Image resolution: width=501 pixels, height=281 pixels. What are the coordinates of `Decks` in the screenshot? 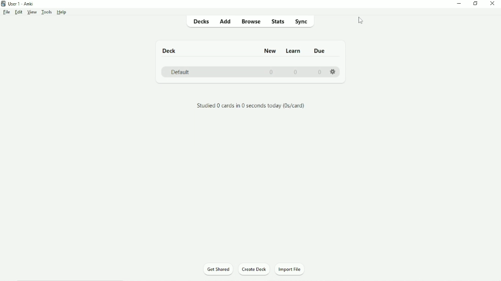 It's located at (200, 22).